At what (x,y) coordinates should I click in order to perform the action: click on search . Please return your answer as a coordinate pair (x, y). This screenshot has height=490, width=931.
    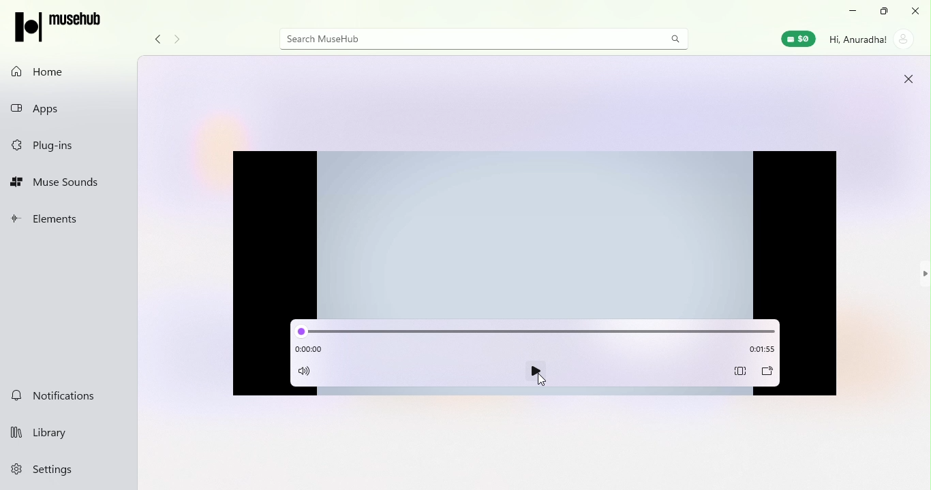
    Looking at the image, I should click on (677, 39).